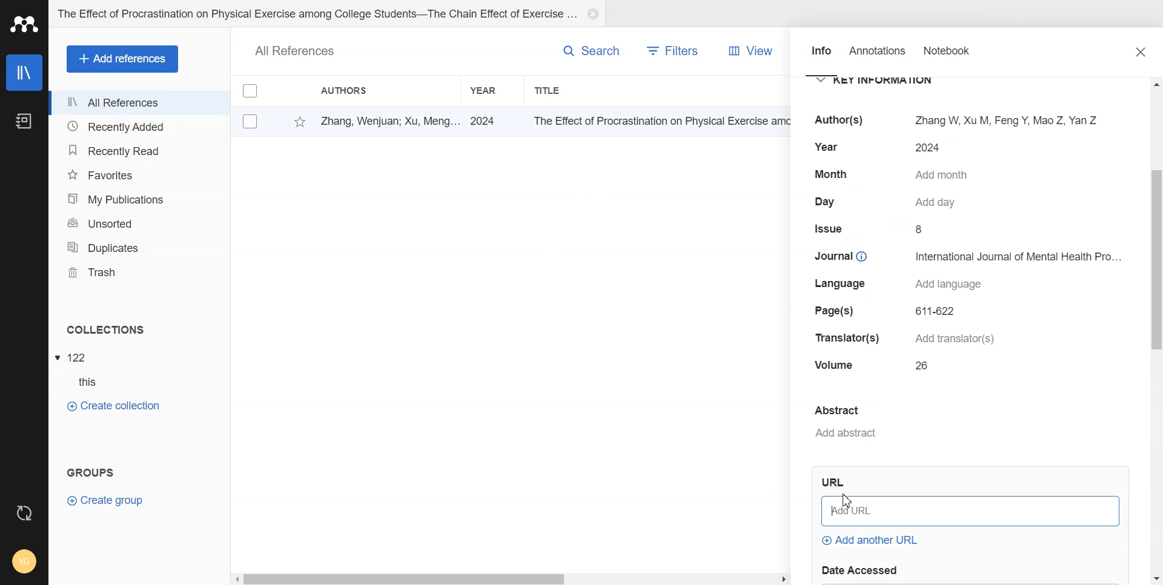 This screenshot has height=585, width=1163. I want to click on Trash, so click(139, 272).